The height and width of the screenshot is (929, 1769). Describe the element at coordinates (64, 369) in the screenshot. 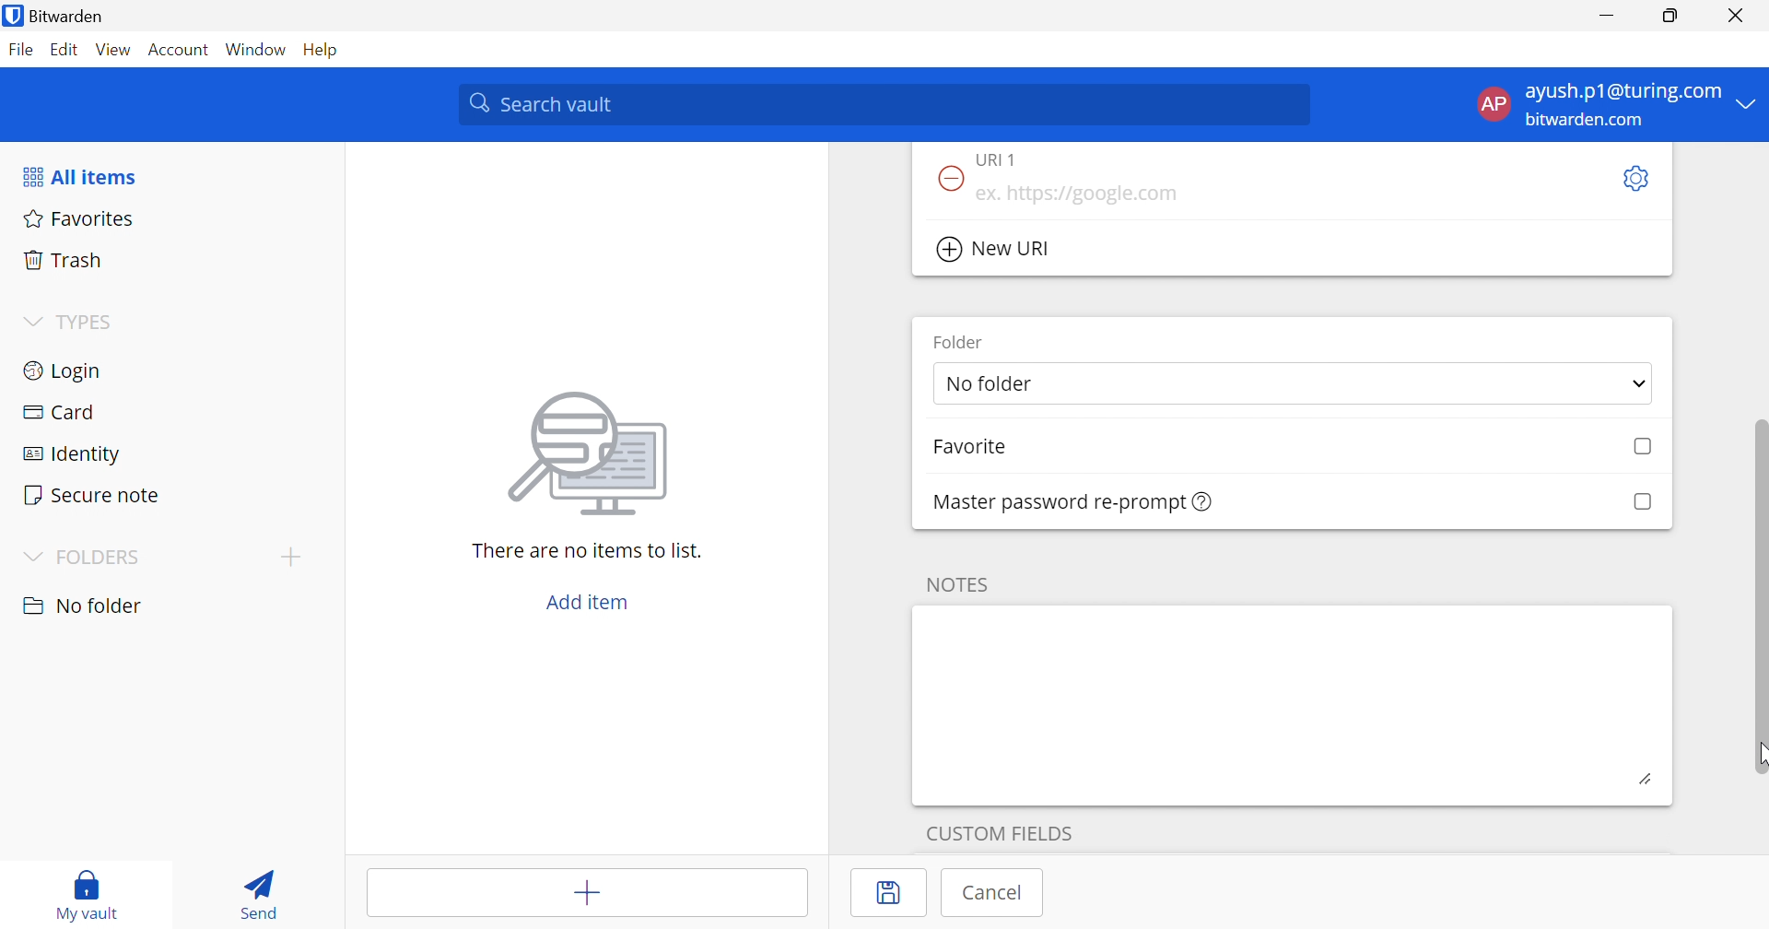

I see `Login` at that location.